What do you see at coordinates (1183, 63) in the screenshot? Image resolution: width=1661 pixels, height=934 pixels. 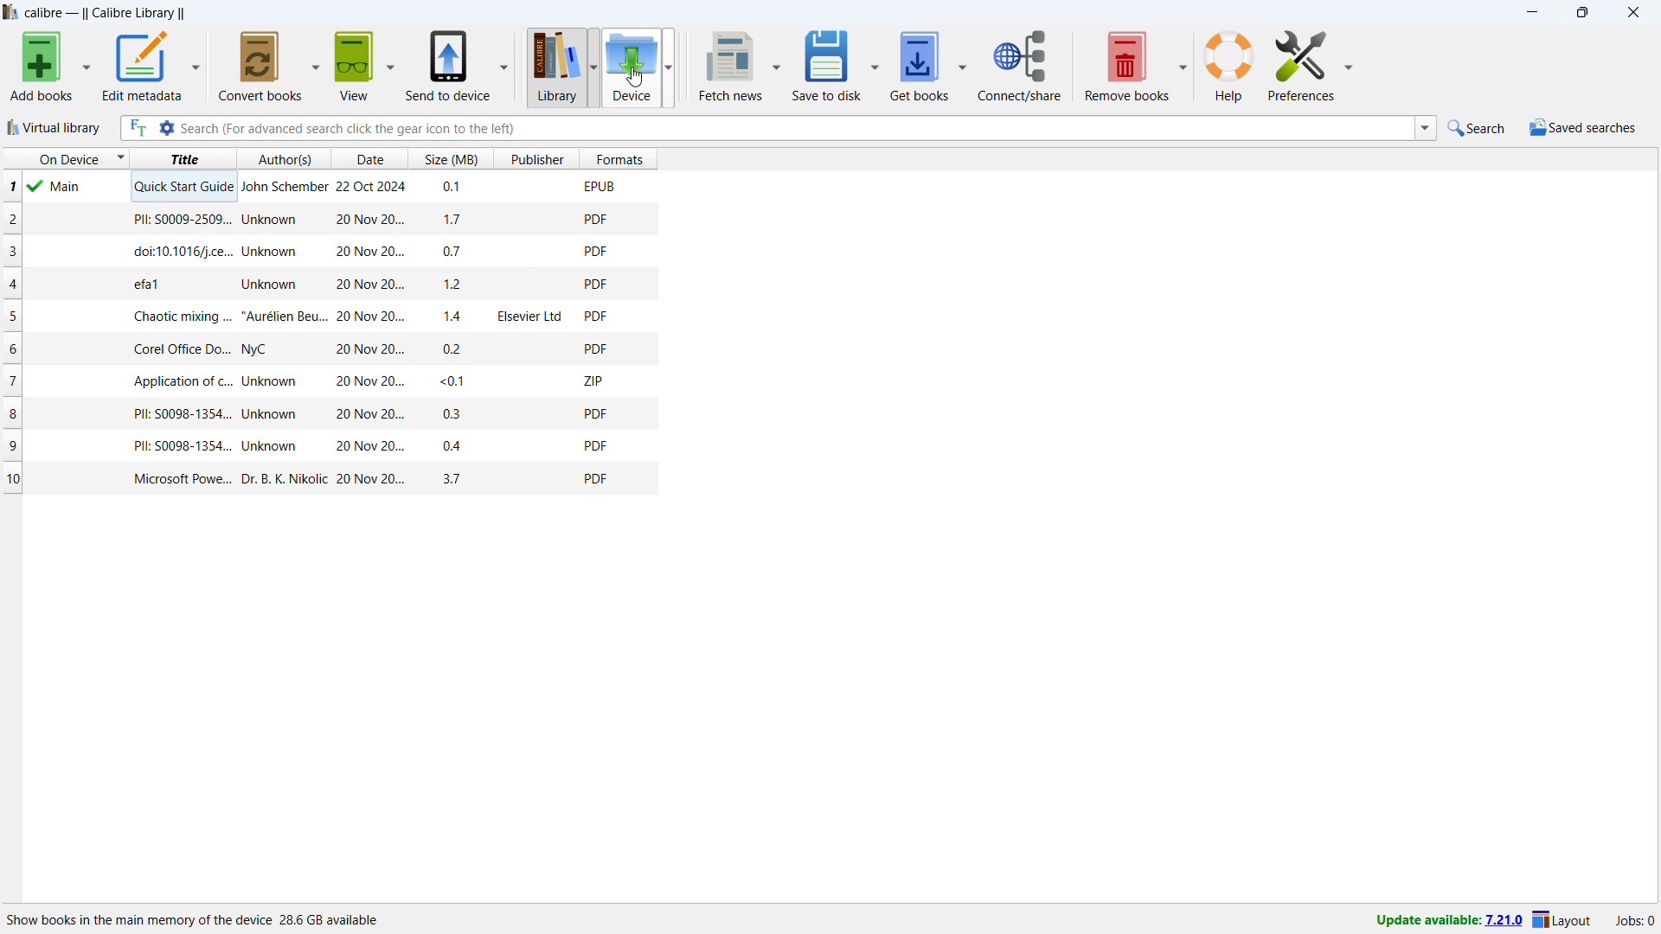 I see `remove books options` at bounding box center [1183, 63].